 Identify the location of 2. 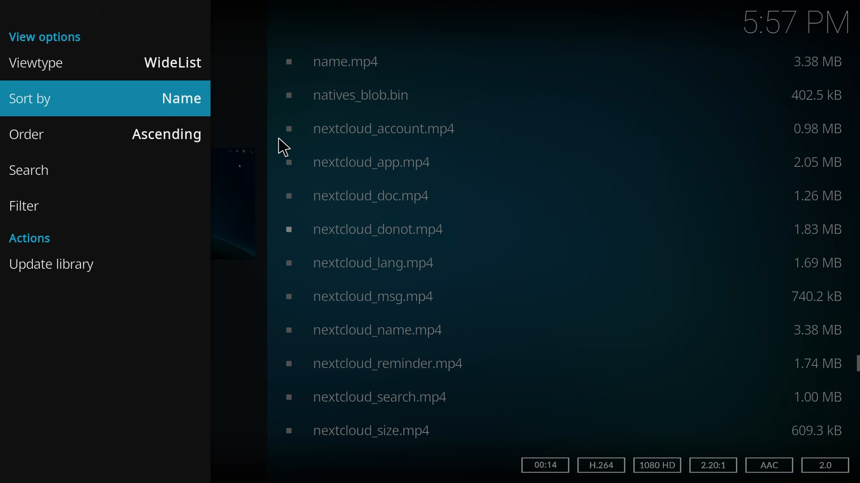
(711, 464).